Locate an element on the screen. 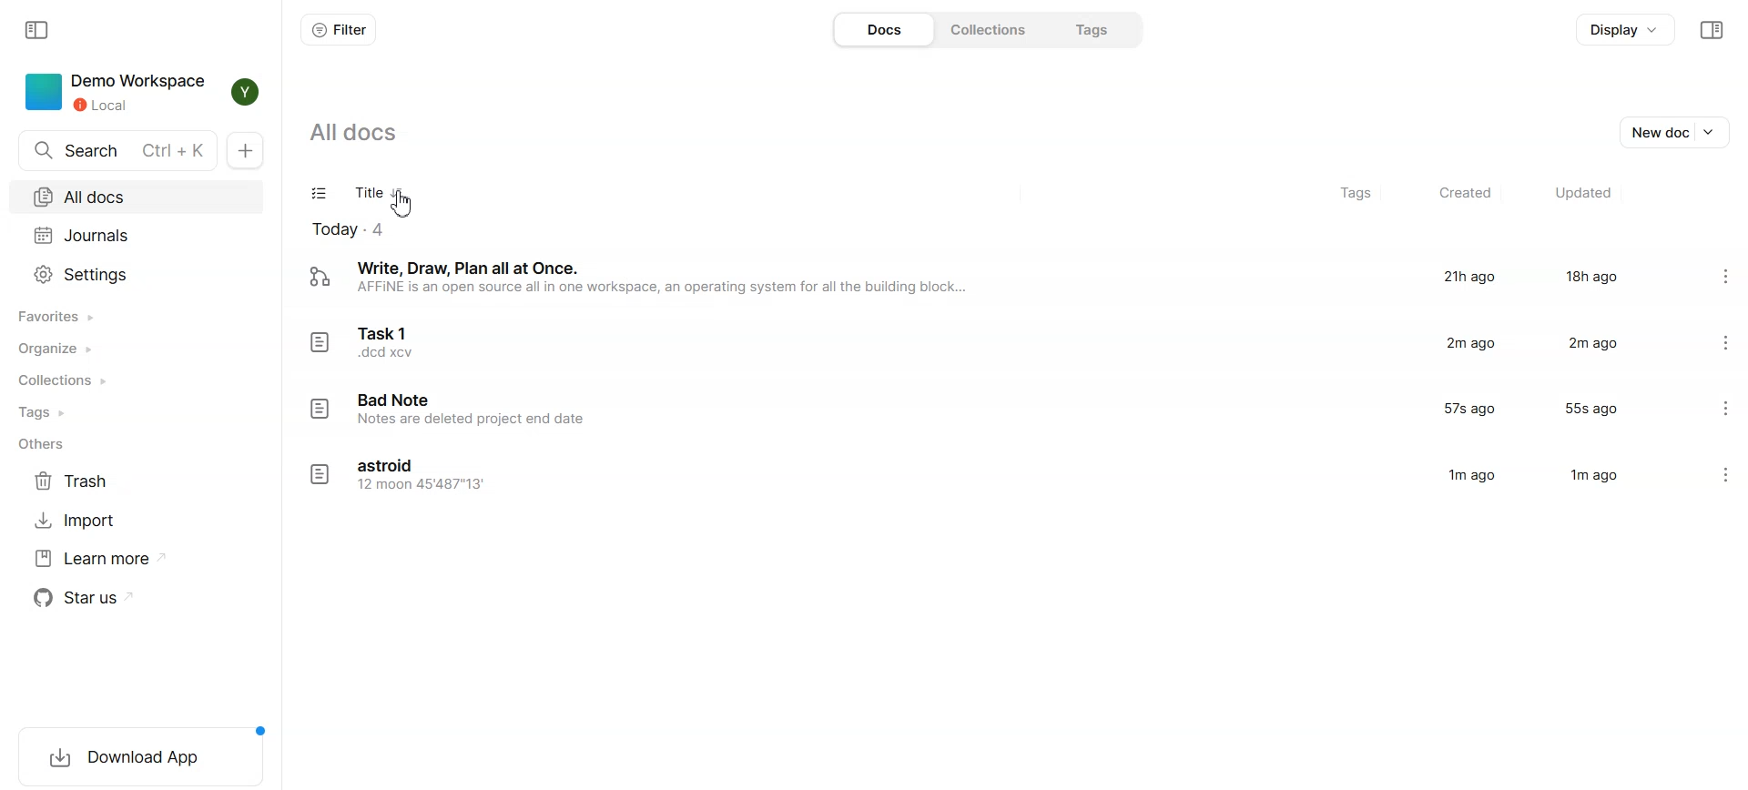 The image size is (1748, 790). Star us is located at coordinates (97, 597).